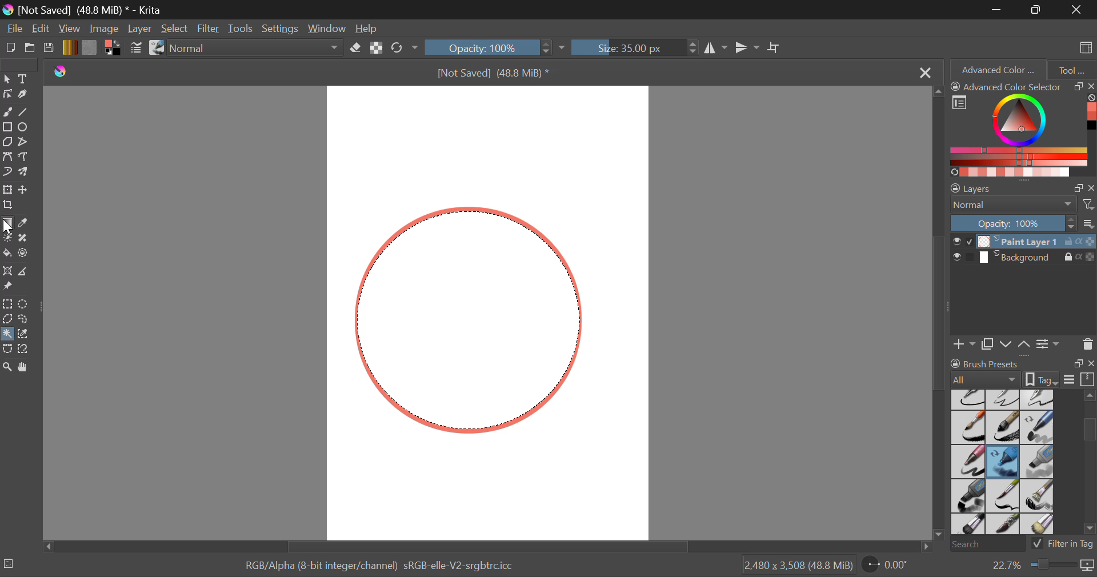 Image resolution: width=1097 pixels, height=577 pixels. What do you see at coordinates (330, 29) in the screenshot?
I see `Window` at bounding box center [330, 29].